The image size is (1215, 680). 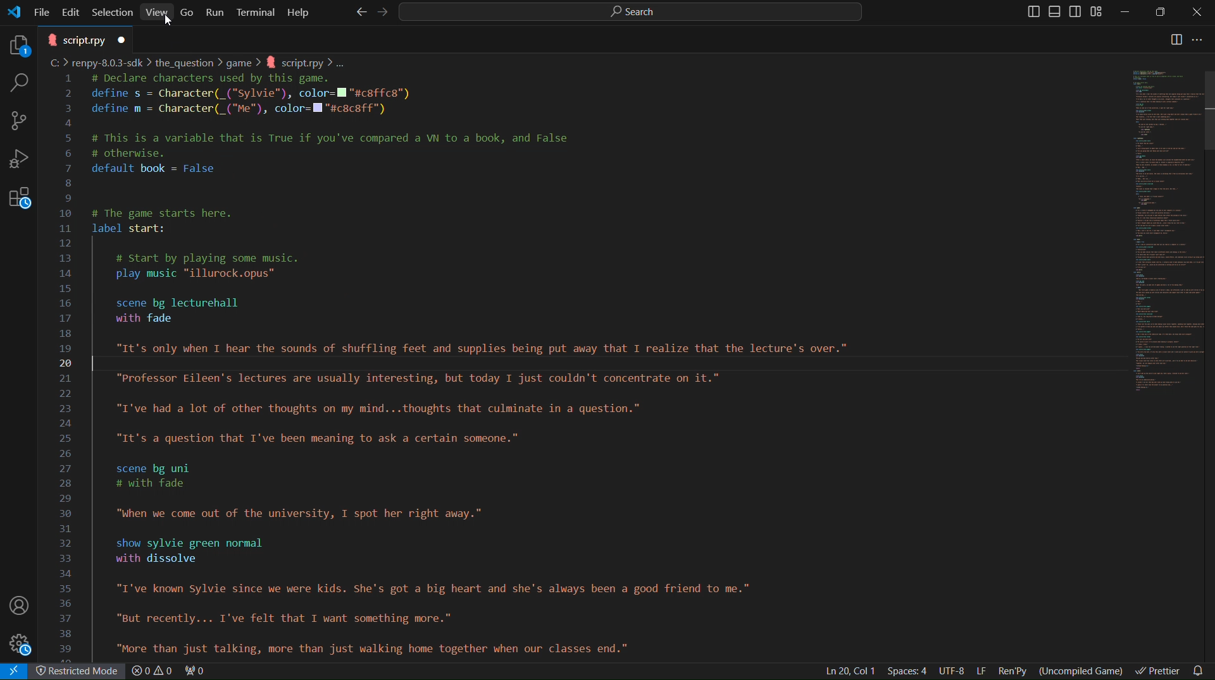 What do you see at coordinates (188, 11) in the screenshot?
I see `Go` at bounding box center [188, 11].